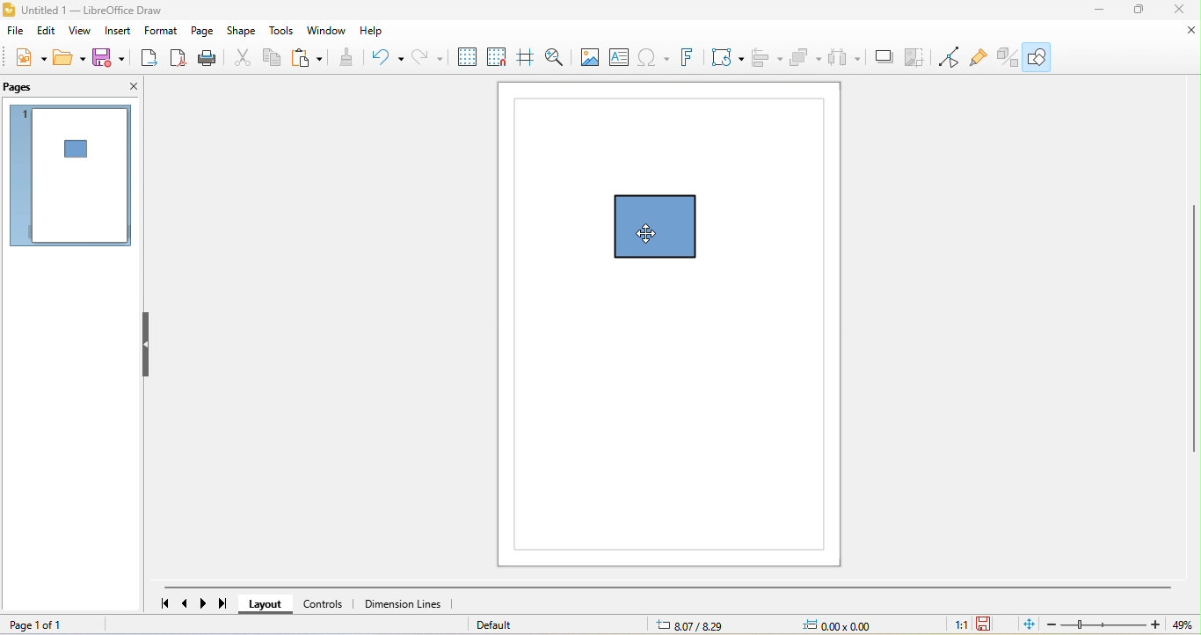  Describe the element at coordinates (847, 58) in the screenshot. I see `select at least three object to distribute` at that location.